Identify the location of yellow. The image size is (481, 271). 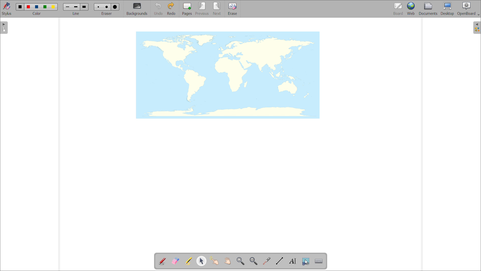
(54, 7).